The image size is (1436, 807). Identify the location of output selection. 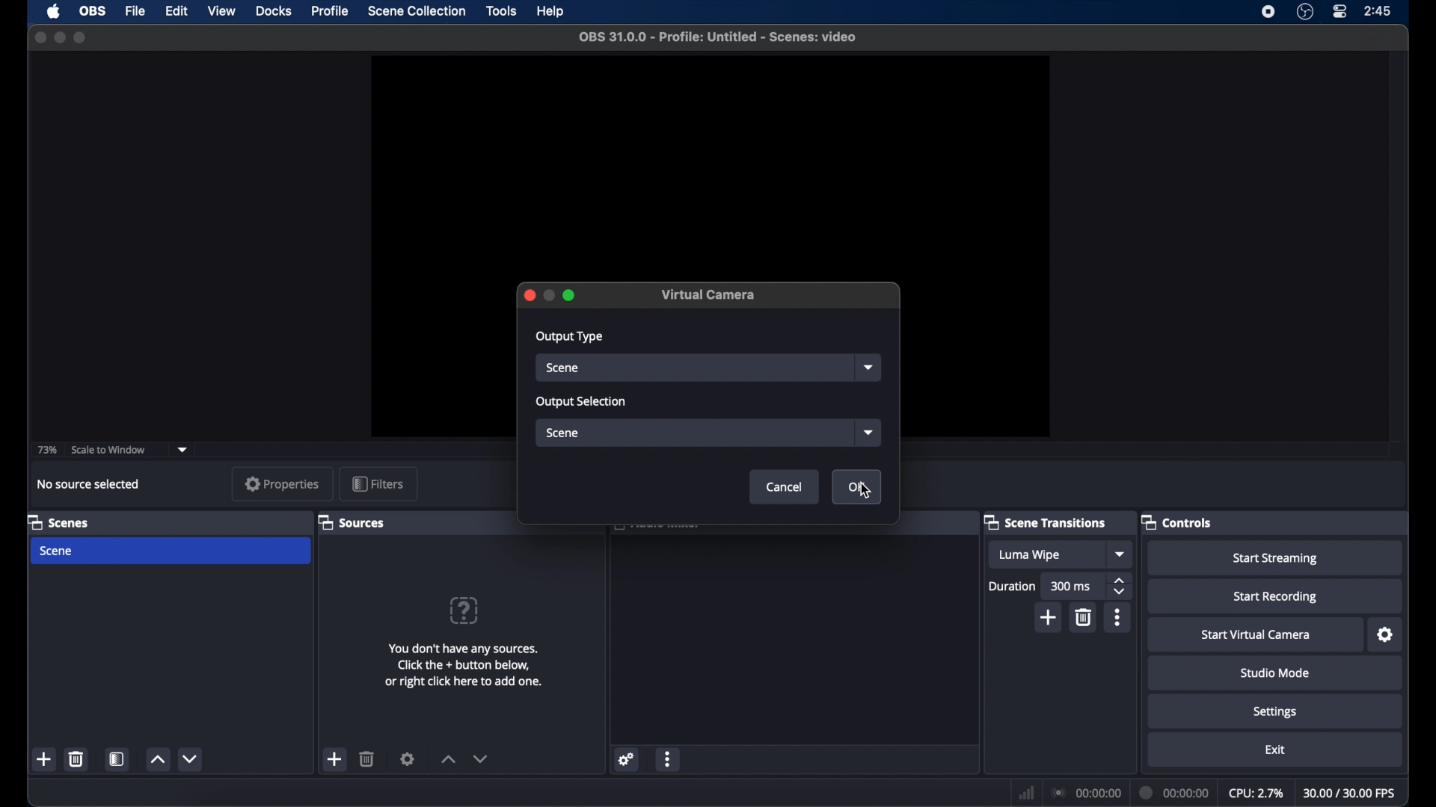
(580, 401).